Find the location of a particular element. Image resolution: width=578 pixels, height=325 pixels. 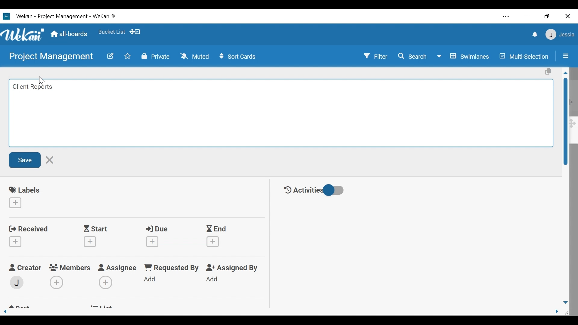

Add Requested By is located at coordinates (150, 280).